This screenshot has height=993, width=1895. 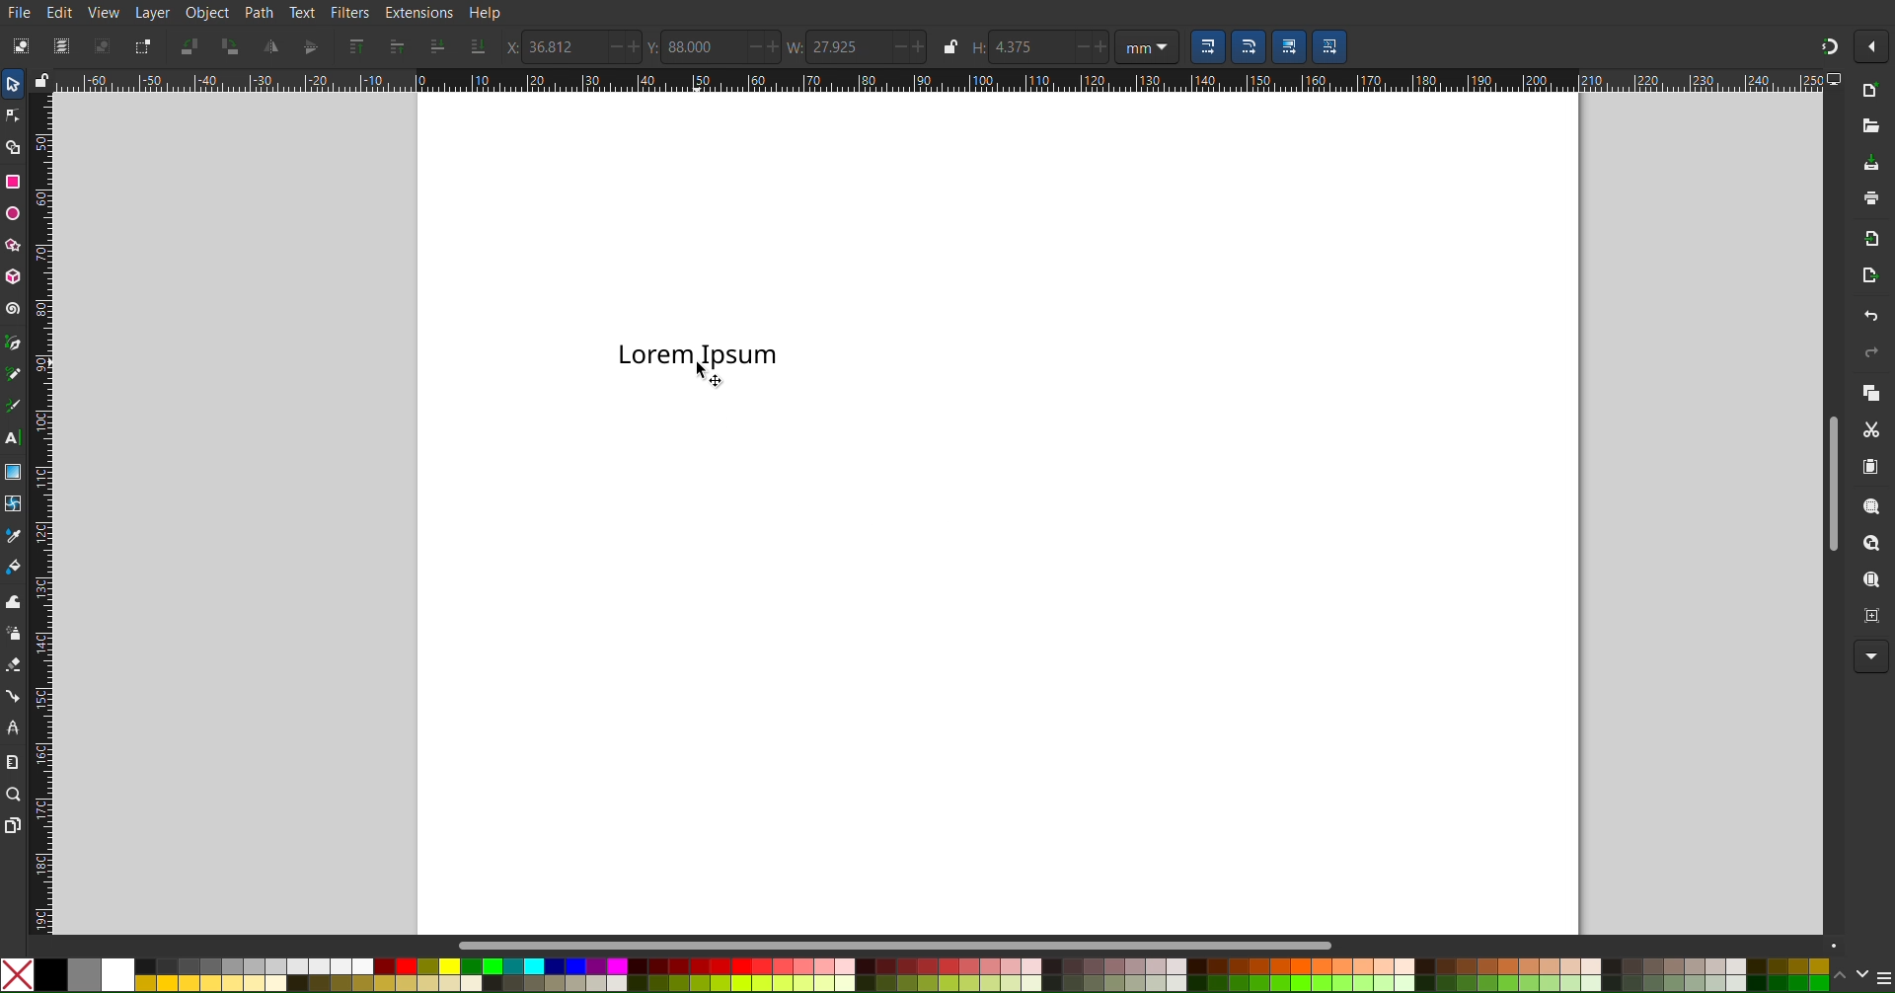 I want to click on Redo, so click(x=1870, y=352).